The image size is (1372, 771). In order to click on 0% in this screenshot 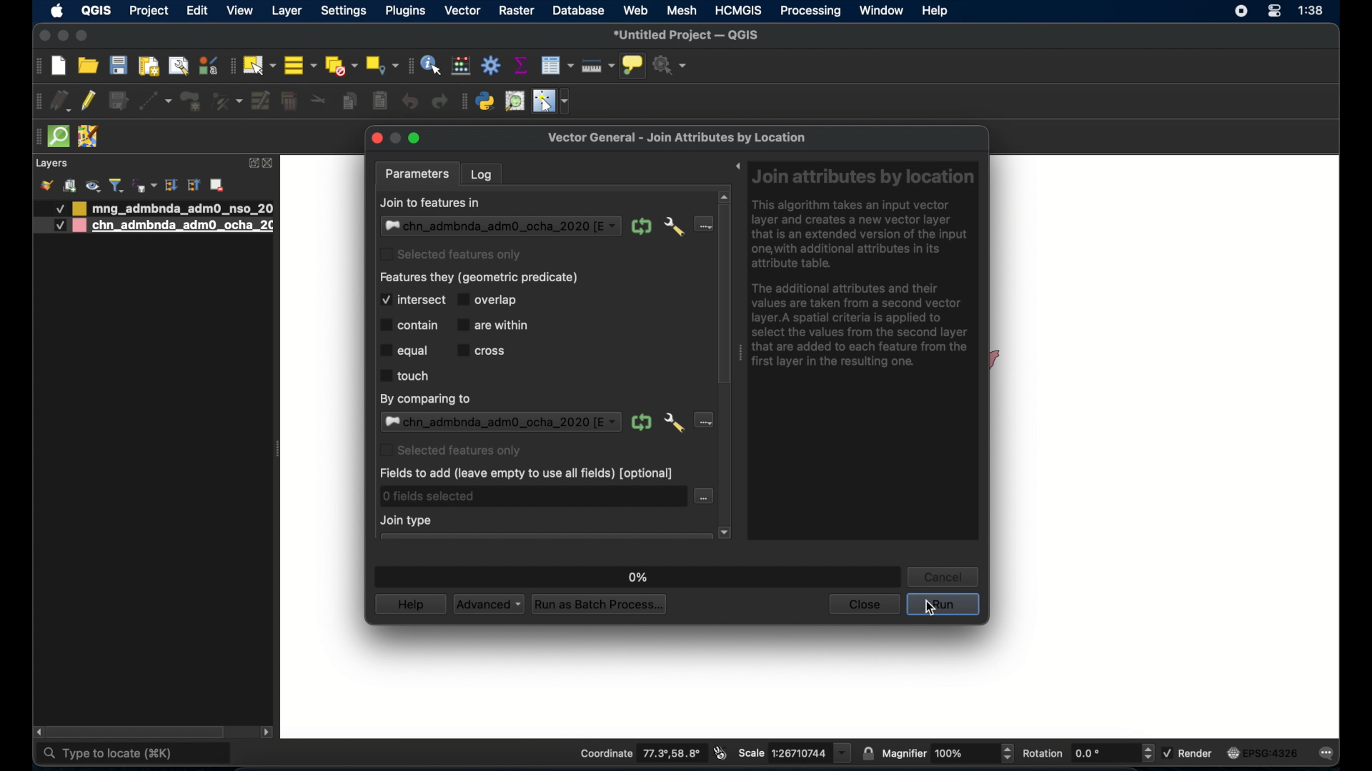, I will do `click(639, 577)`.